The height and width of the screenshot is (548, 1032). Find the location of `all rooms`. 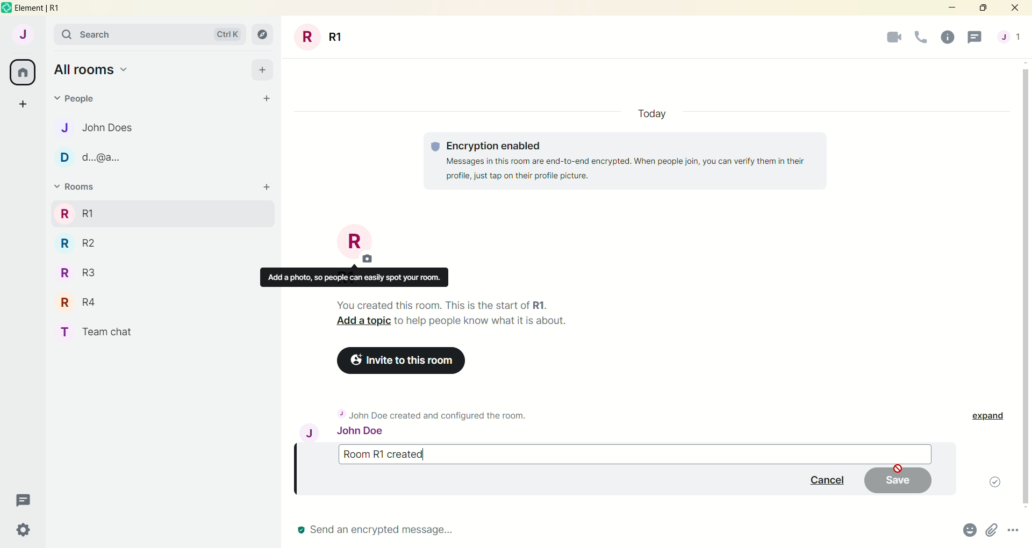

all rooms is located at coordinates (98, 70).